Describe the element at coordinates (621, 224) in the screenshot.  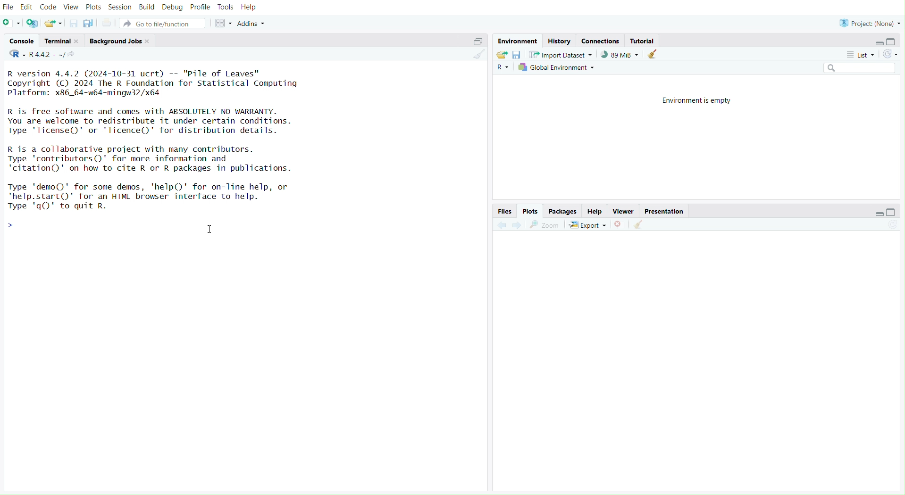
I see `Close` at that location.